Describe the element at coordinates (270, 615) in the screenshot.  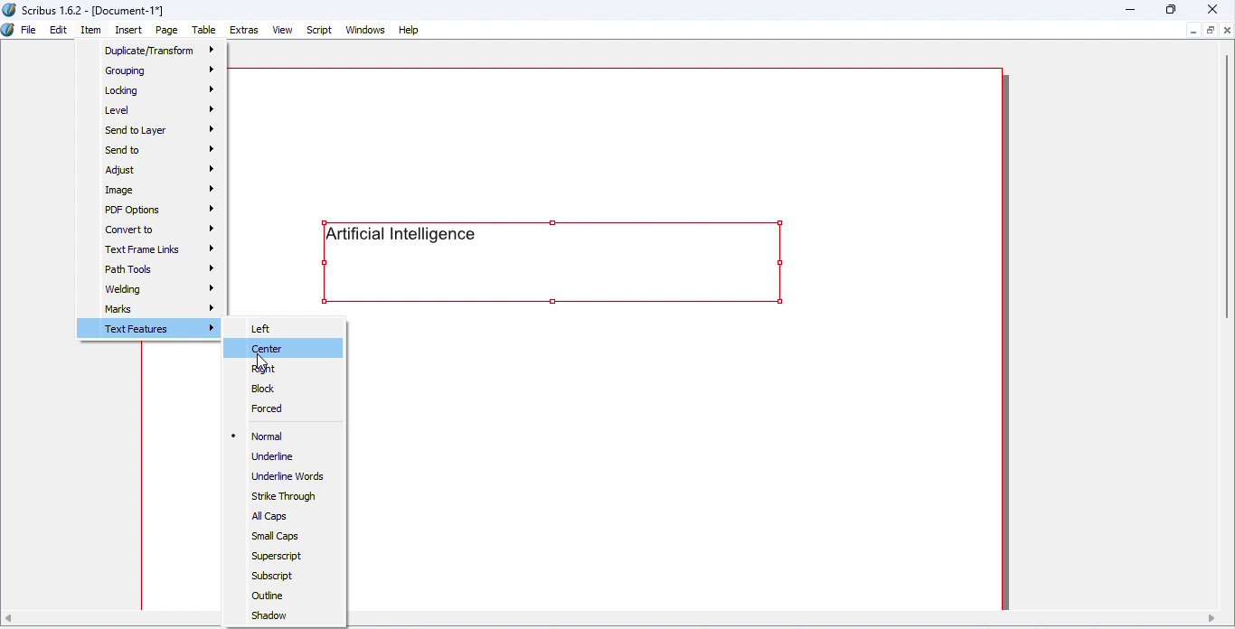
I see `Shadow` at that location.